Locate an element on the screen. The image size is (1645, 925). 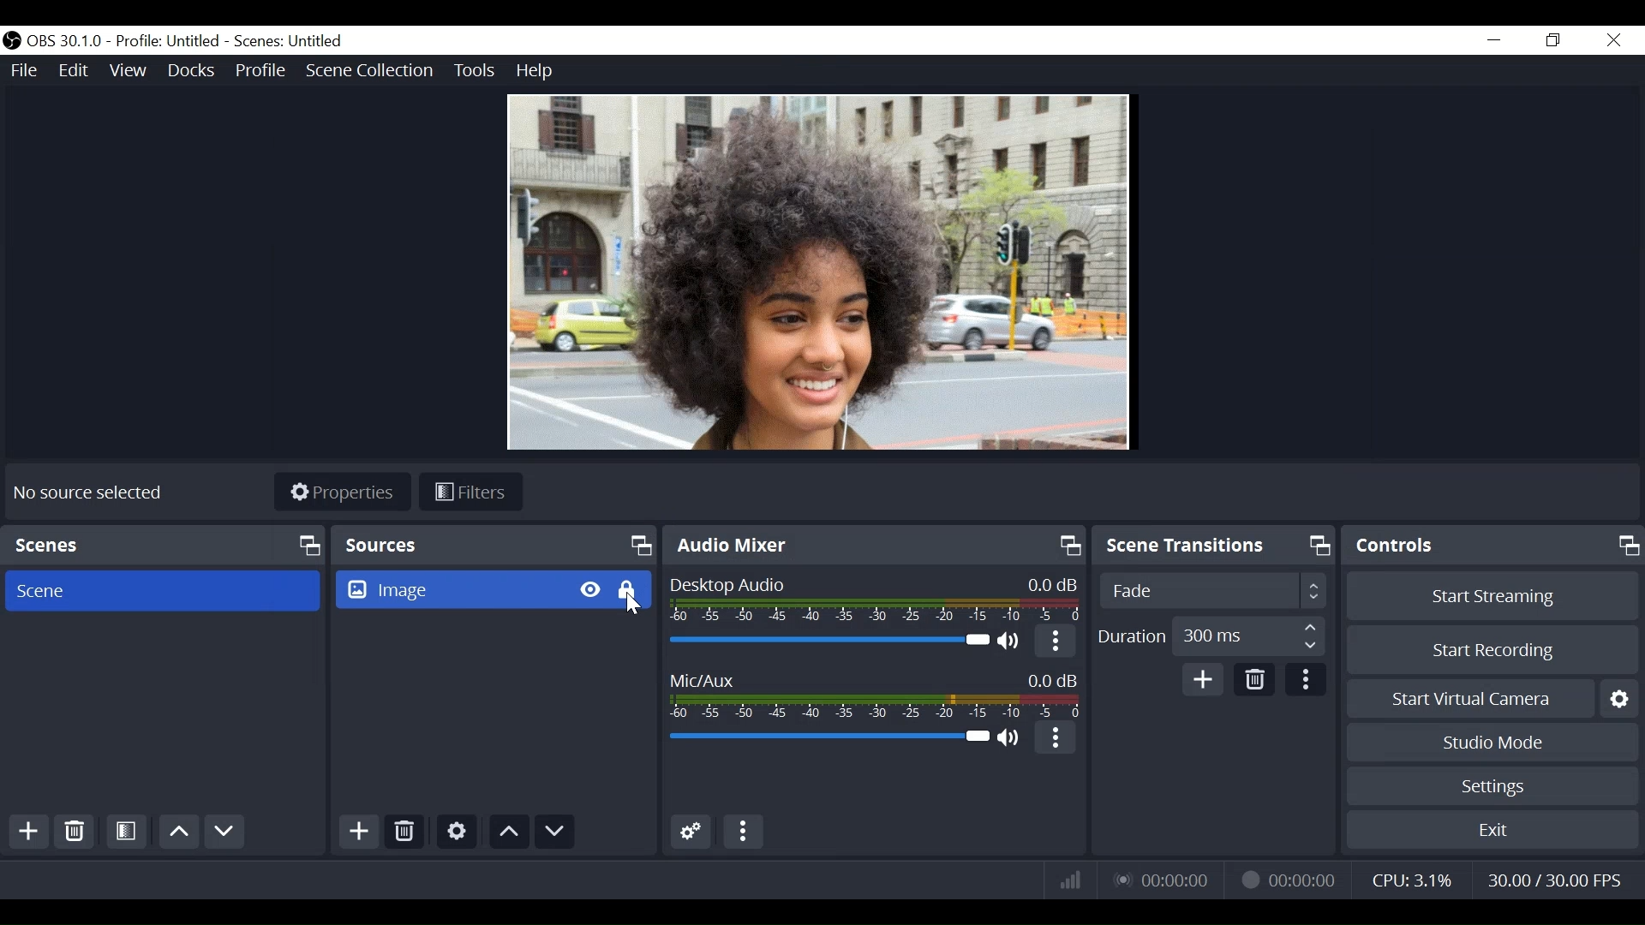
more options is located at coordinates (1305, 681).